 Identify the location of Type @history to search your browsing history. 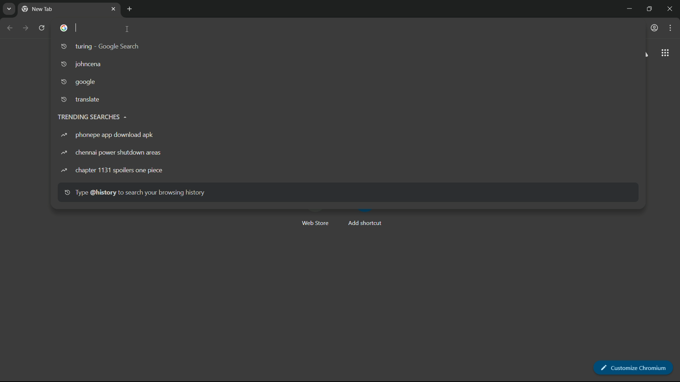
(135, 193).